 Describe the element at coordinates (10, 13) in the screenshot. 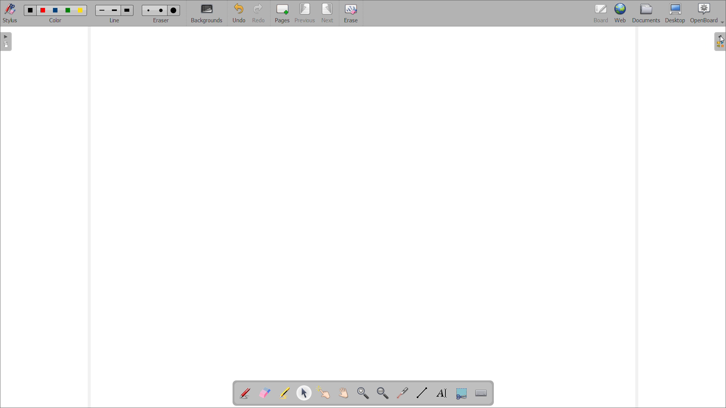

I see `toggle stylus` at that location.